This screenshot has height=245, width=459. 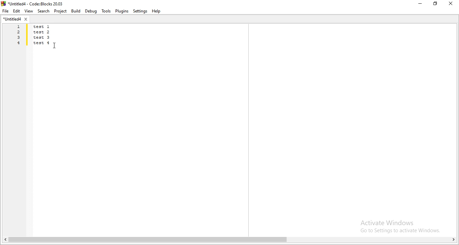 I want to click on View , so click(x=28, y=11).